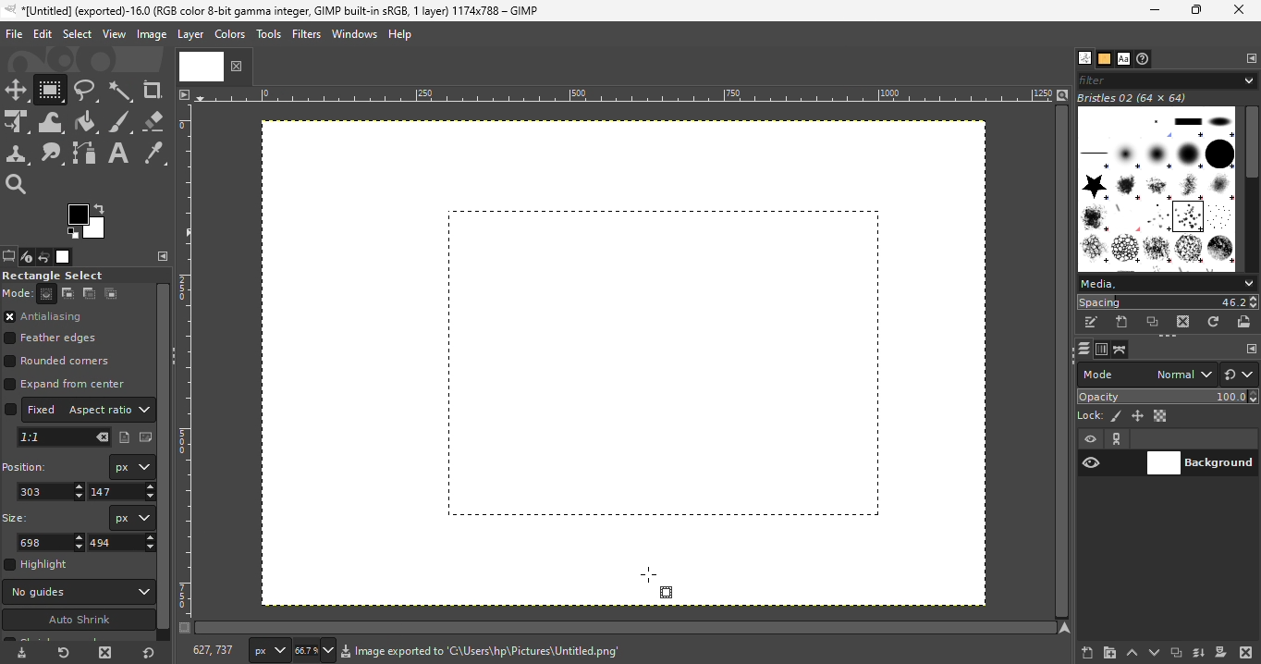 The image size is (1261, 664). I want to click on Grid, so click(653, 369).